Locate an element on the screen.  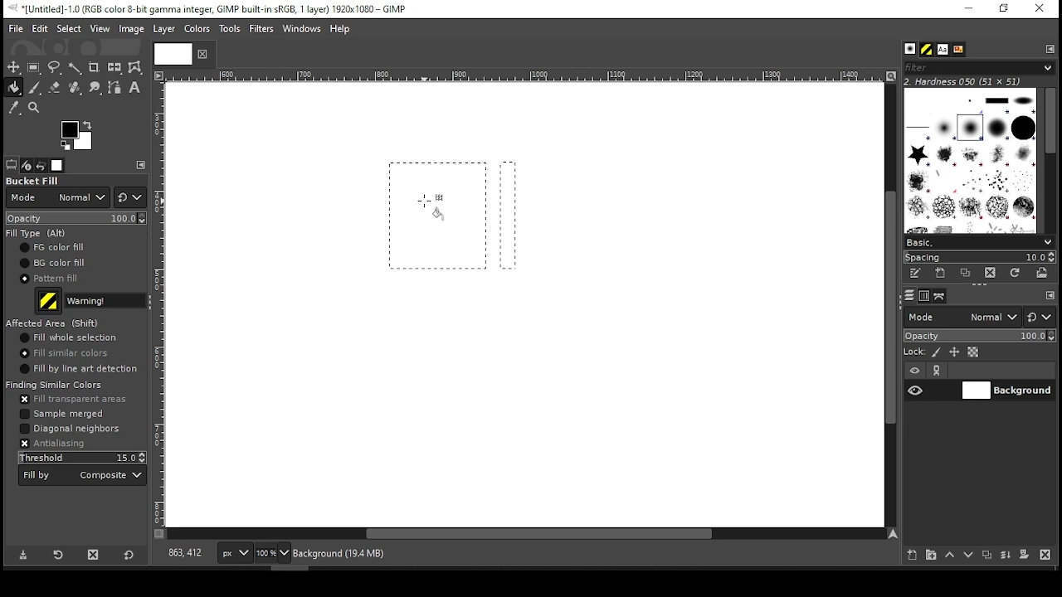
 is located at coordinates (170, 53).